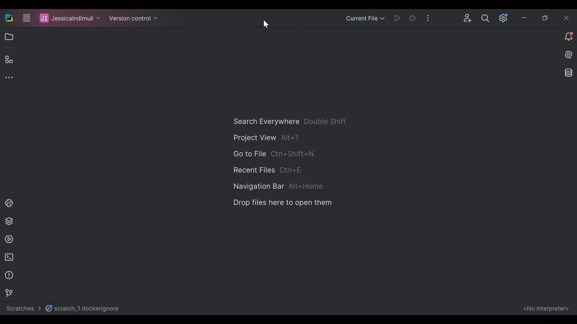 Image resolution: width=577 pixels, height=324 pixels. What do you see at coordinates (8, 222) in the screenshot?
I see `Python Services` at bounding box center [8, 222].